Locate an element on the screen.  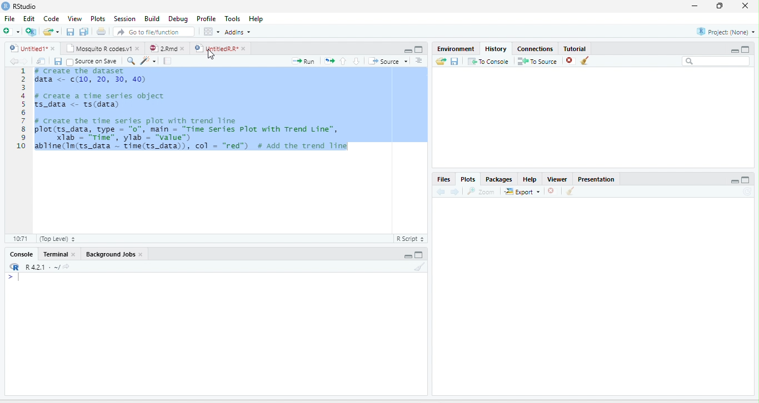
close is located at coordinates (141, 254).